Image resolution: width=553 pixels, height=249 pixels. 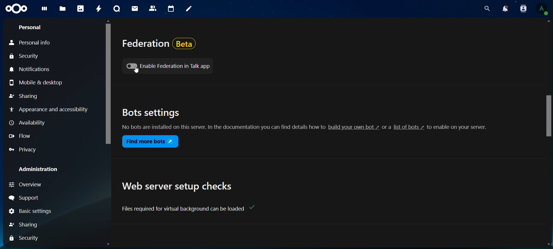 I want to click on Administration, so click(x=36, y=169).